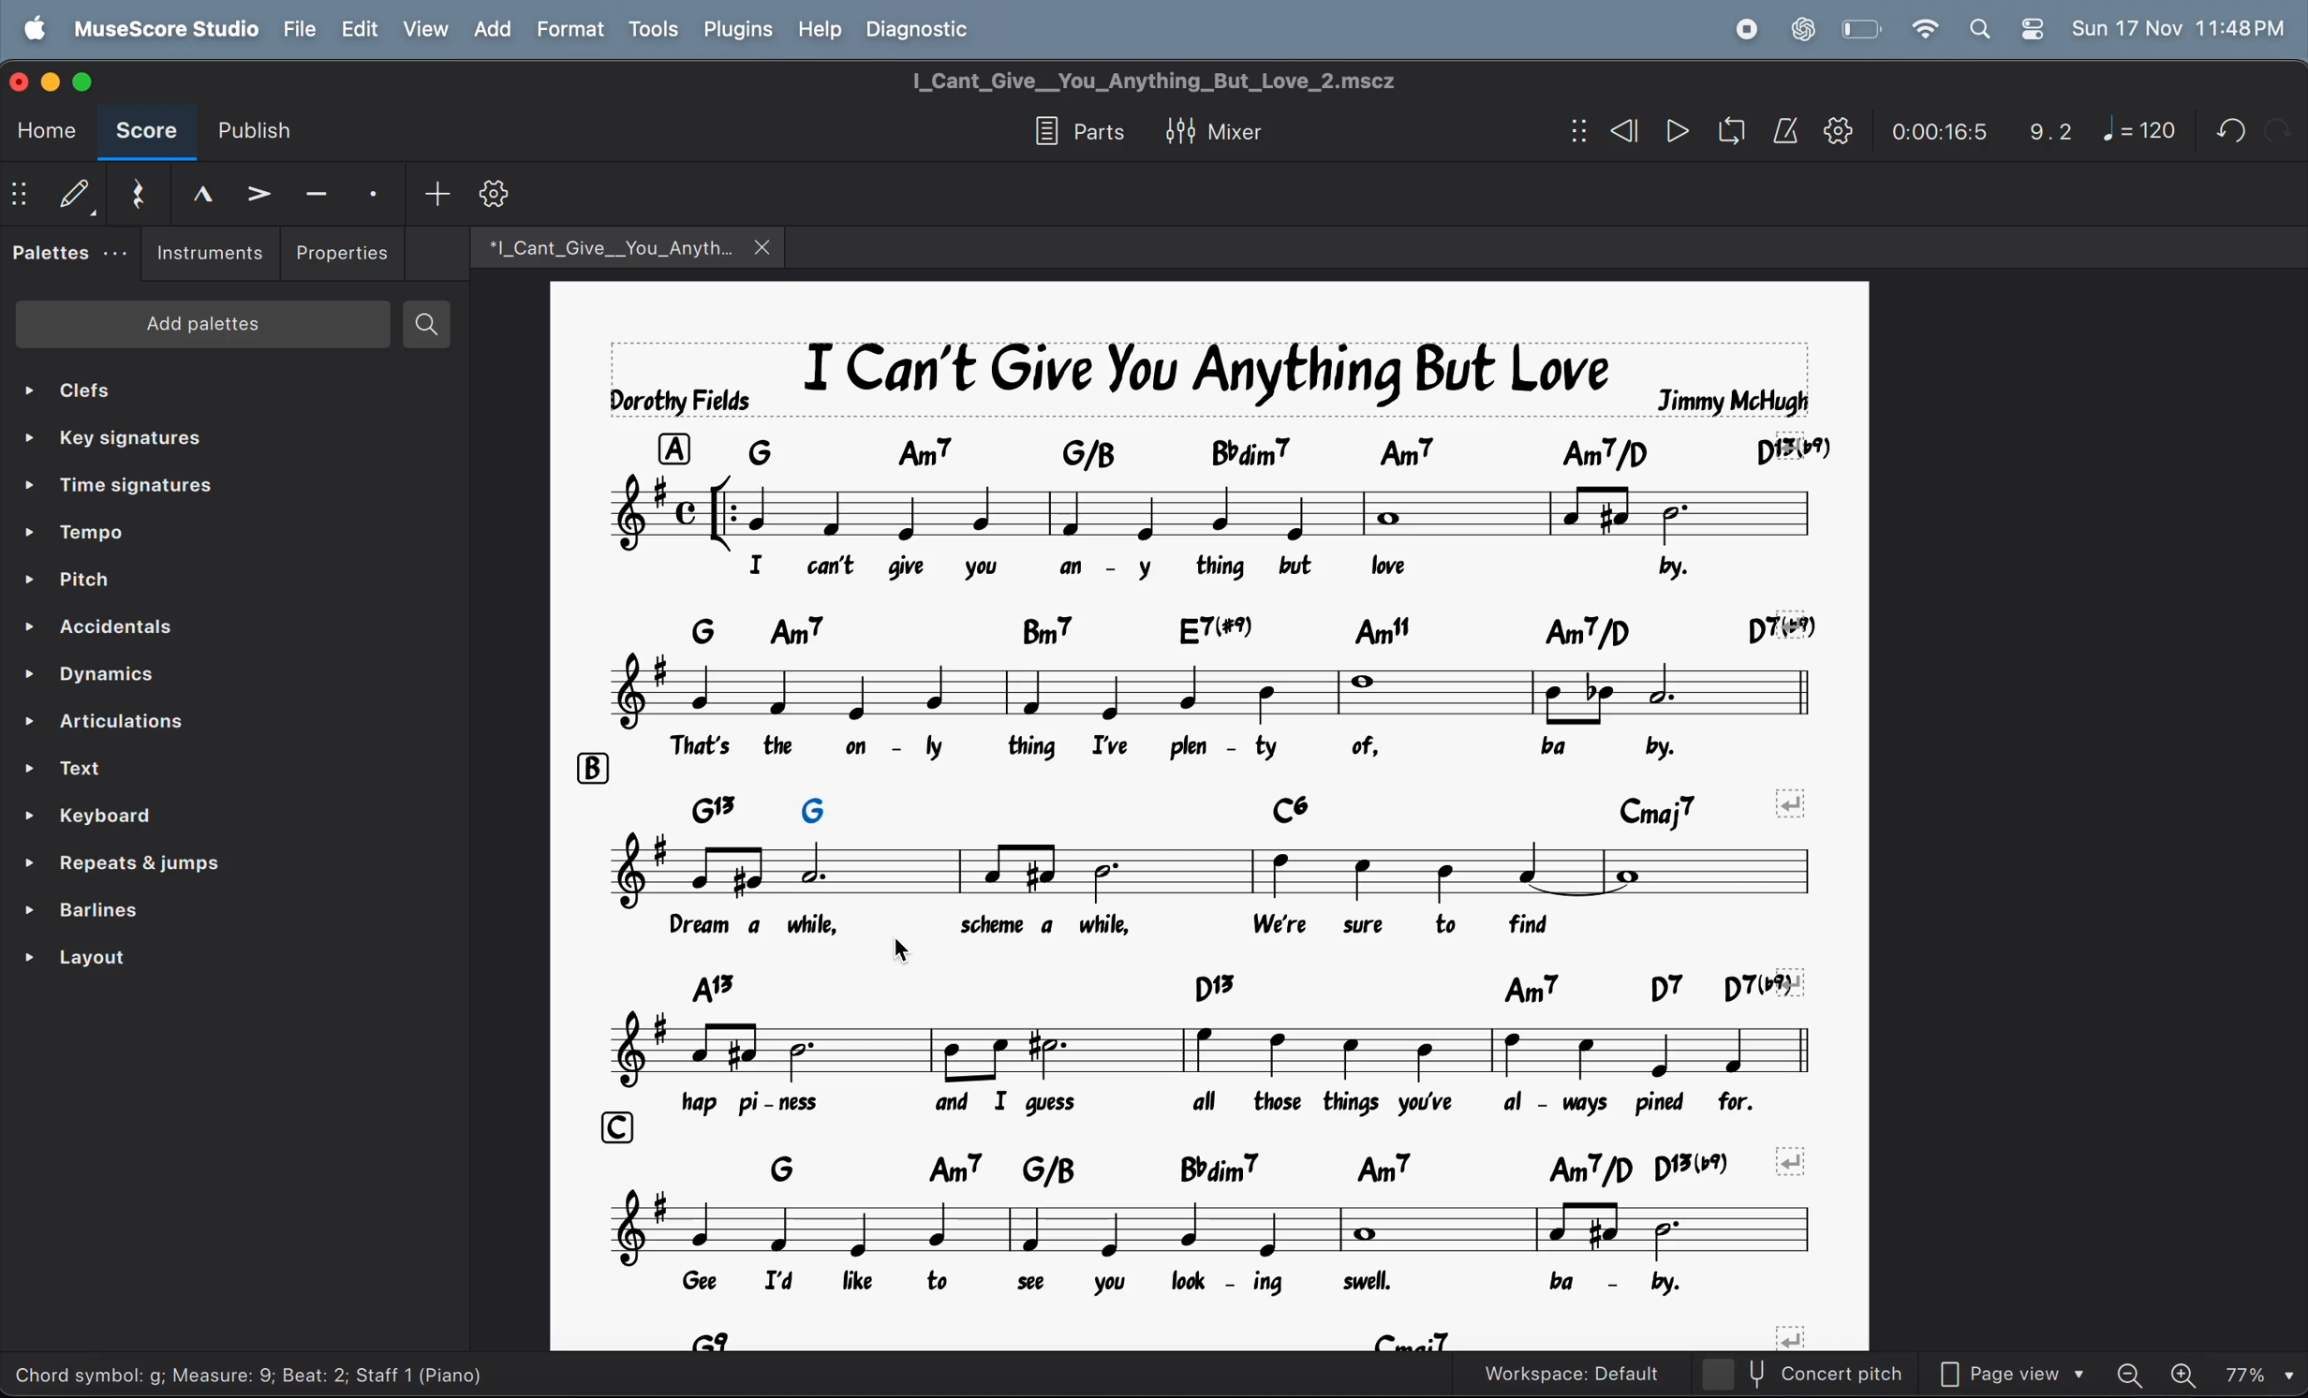 This screenshot has height=1398, width=2308. I want to click on key note, so click(1231, 449).